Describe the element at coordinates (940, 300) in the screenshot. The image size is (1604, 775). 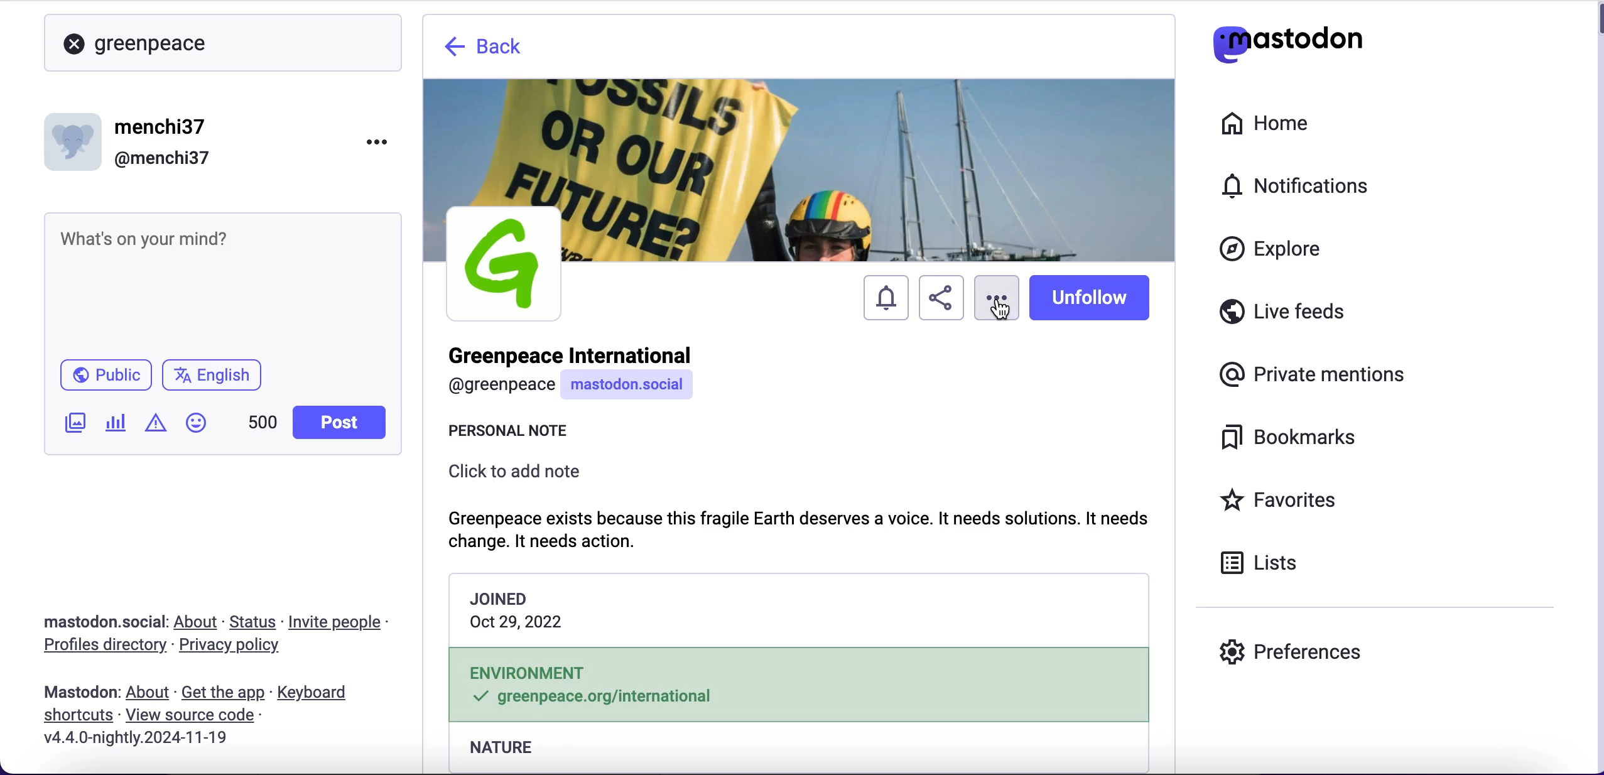
I see `share` at that location.